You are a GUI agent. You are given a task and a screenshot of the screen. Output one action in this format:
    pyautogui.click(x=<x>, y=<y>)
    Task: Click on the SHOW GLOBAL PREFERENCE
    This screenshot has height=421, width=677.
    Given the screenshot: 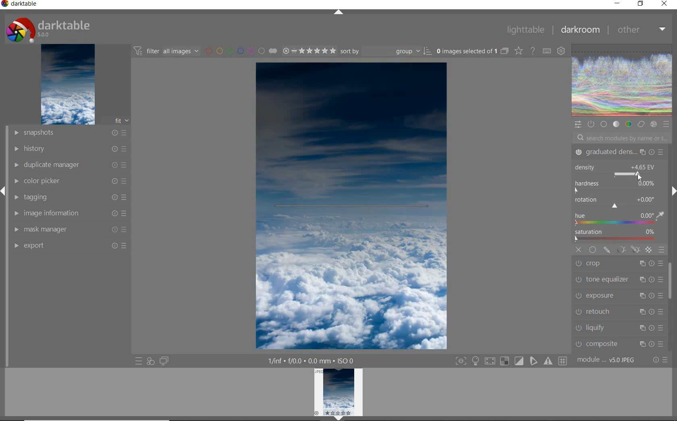 What is the action you would take?
    pyautogui.click(x=561, y=52)
    